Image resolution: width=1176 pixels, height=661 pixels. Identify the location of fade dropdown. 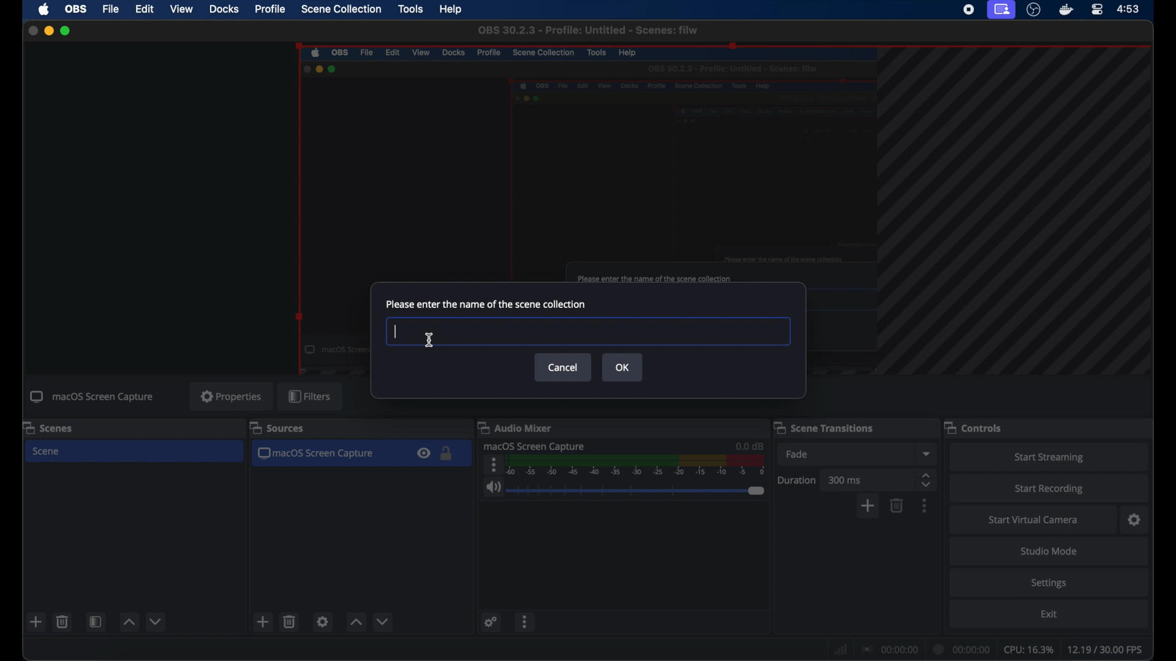
(926, 454).